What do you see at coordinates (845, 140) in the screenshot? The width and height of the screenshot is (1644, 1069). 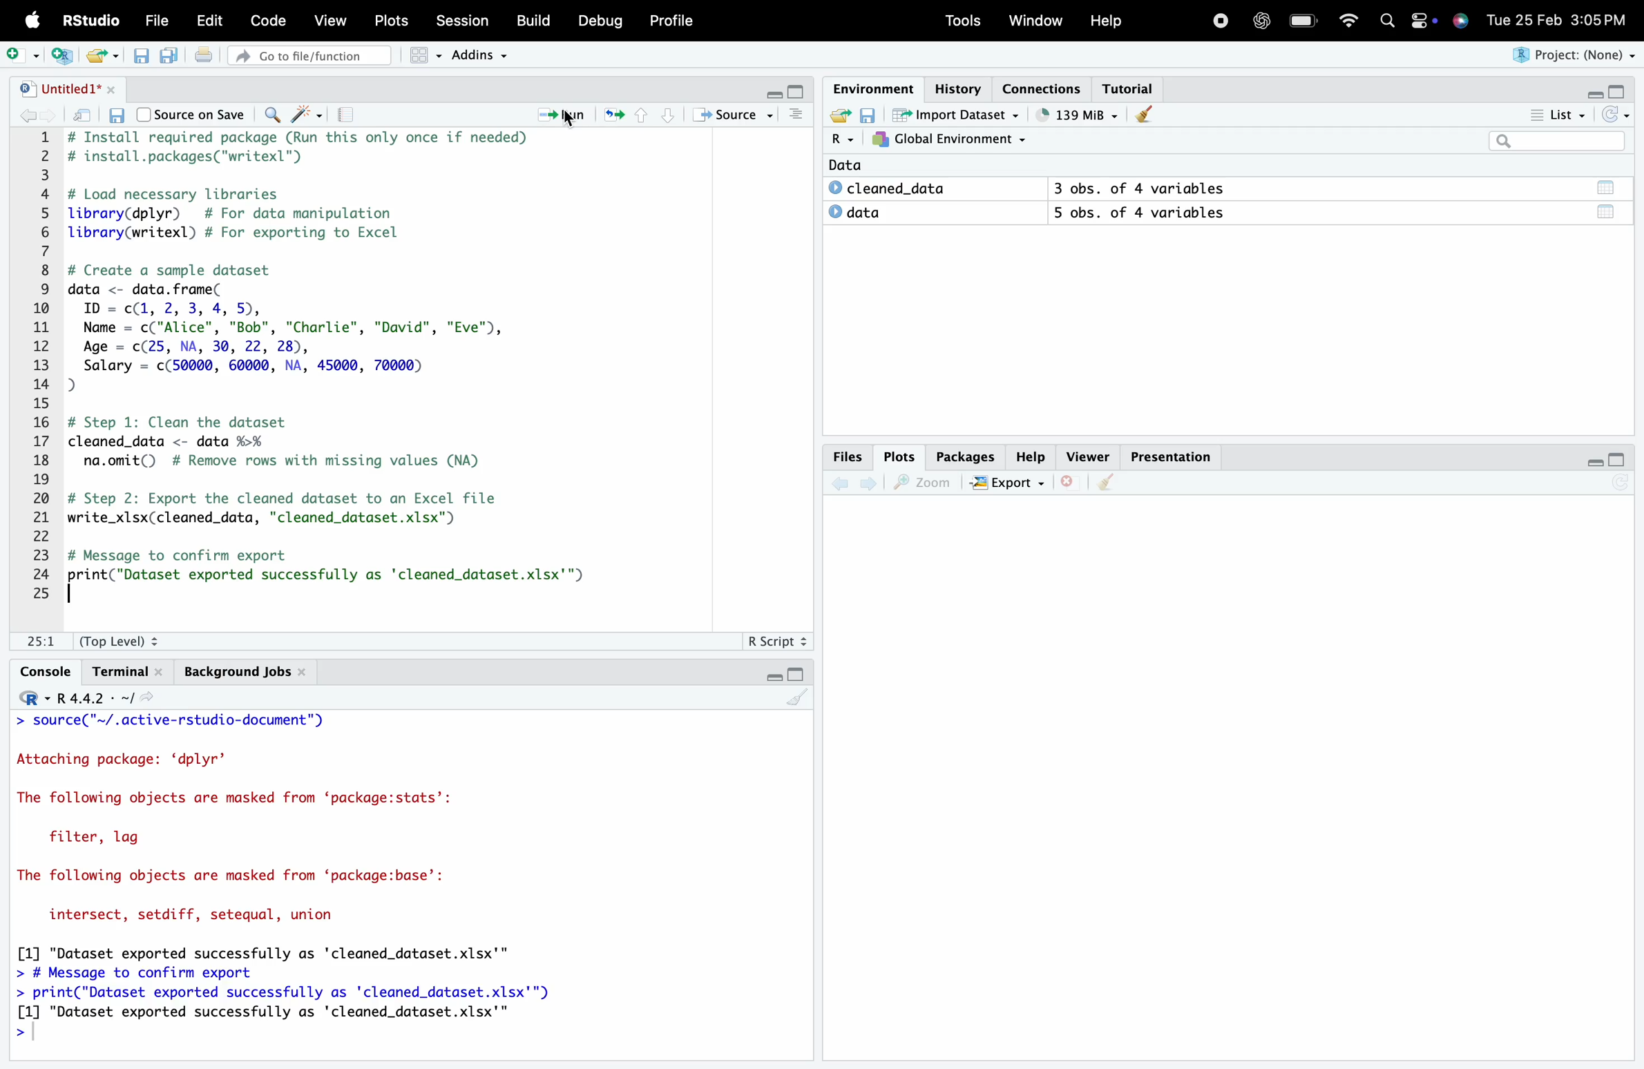 I see `R` at bounding box center [845, 140].